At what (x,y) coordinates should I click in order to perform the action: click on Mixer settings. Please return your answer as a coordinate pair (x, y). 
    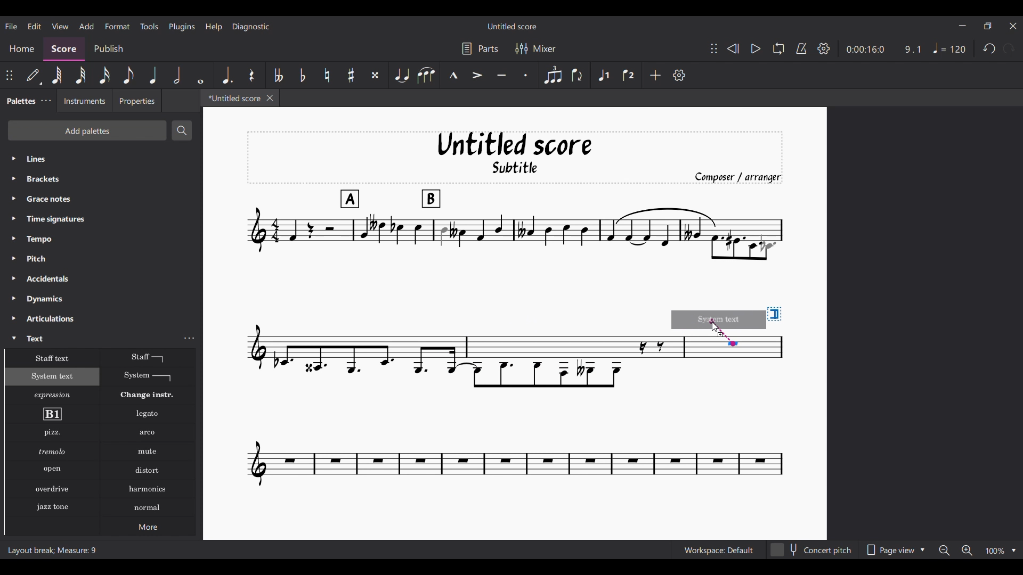
    Looking at the image, I should click on (535, 49).